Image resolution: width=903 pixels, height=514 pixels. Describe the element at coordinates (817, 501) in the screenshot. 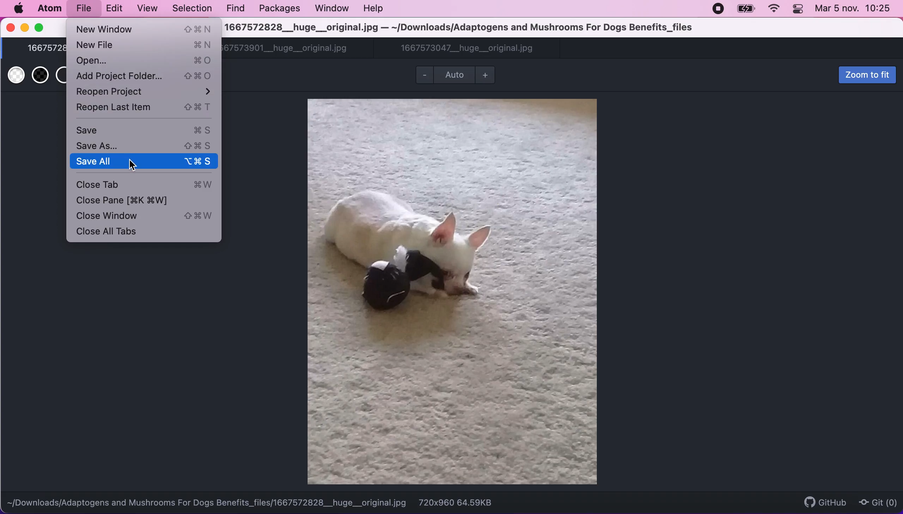

I see `github` at that location.